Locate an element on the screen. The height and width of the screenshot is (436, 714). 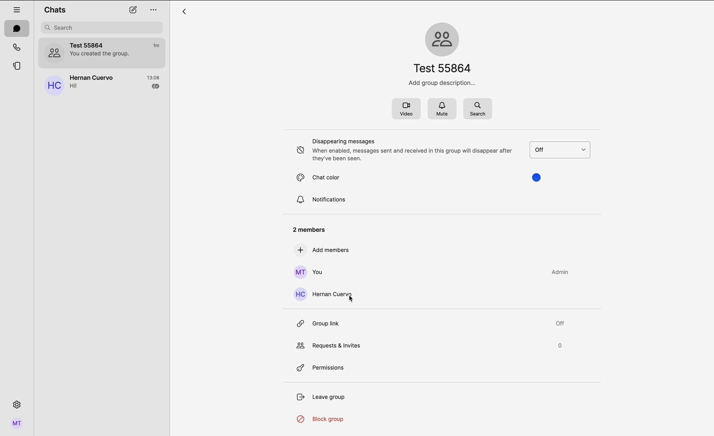
leave group is located at coordinates (323, 398).